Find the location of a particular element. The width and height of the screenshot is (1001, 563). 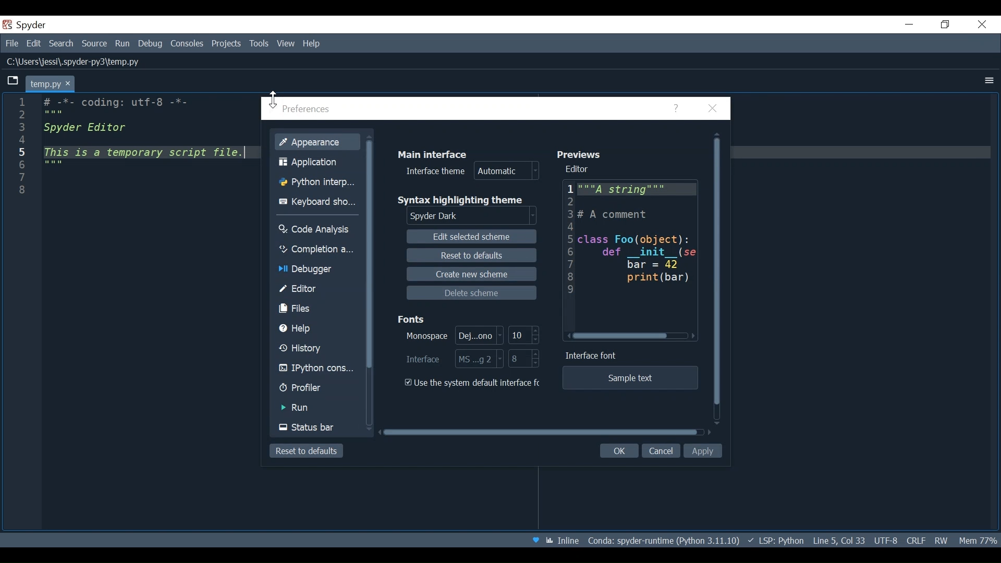

Preference is located at coordinates (304, 109).